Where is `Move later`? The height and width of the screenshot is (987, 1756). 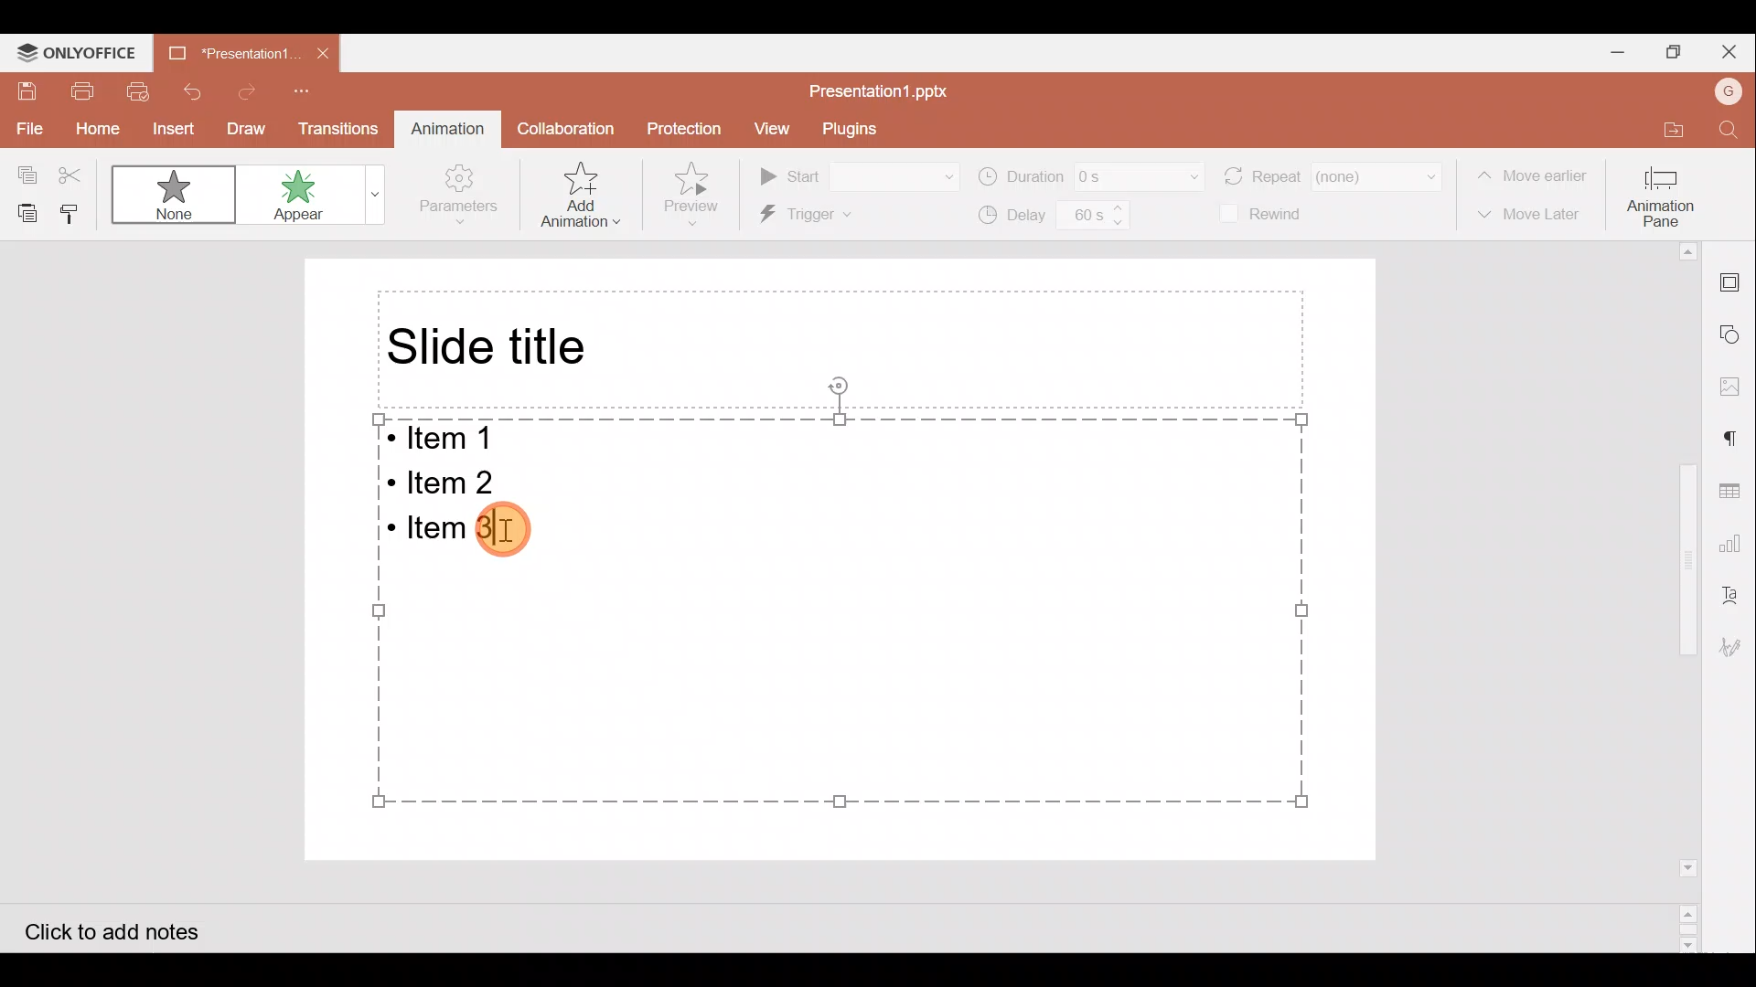 Move later is located at coordinates (1531, 216).